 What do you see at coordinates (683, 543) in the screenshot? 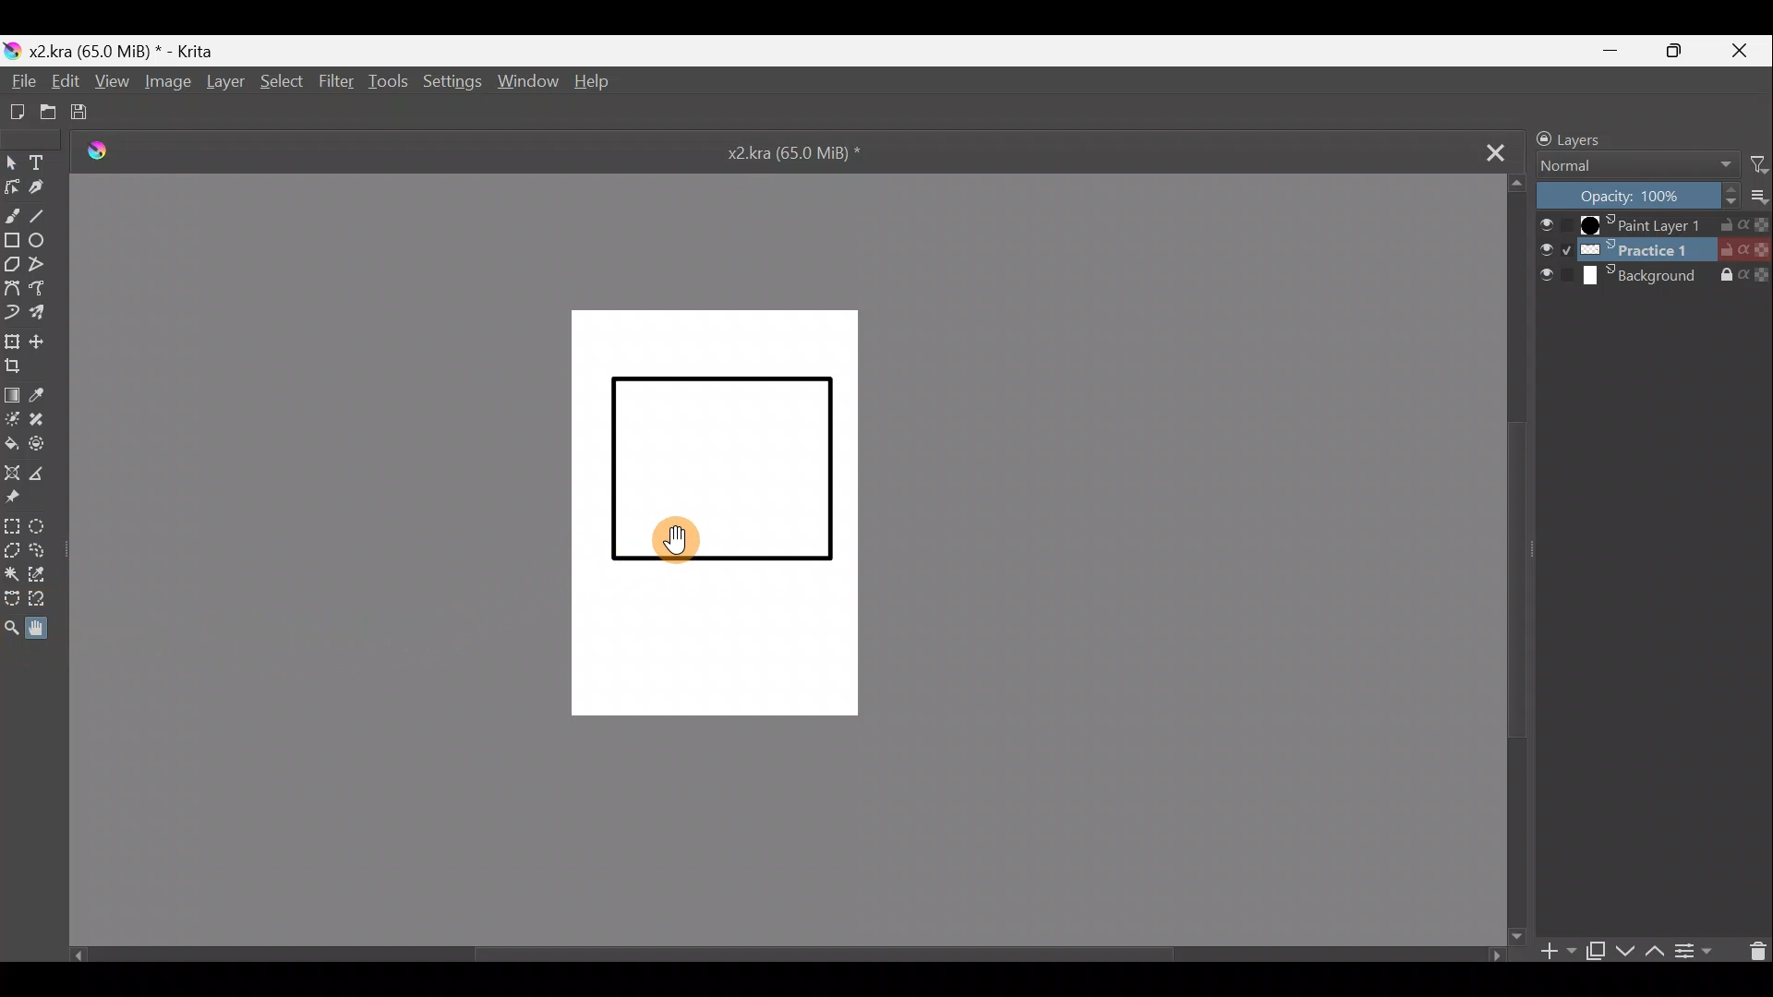
I see `Pan tool on the canvas` at bounding box center [683, 543].